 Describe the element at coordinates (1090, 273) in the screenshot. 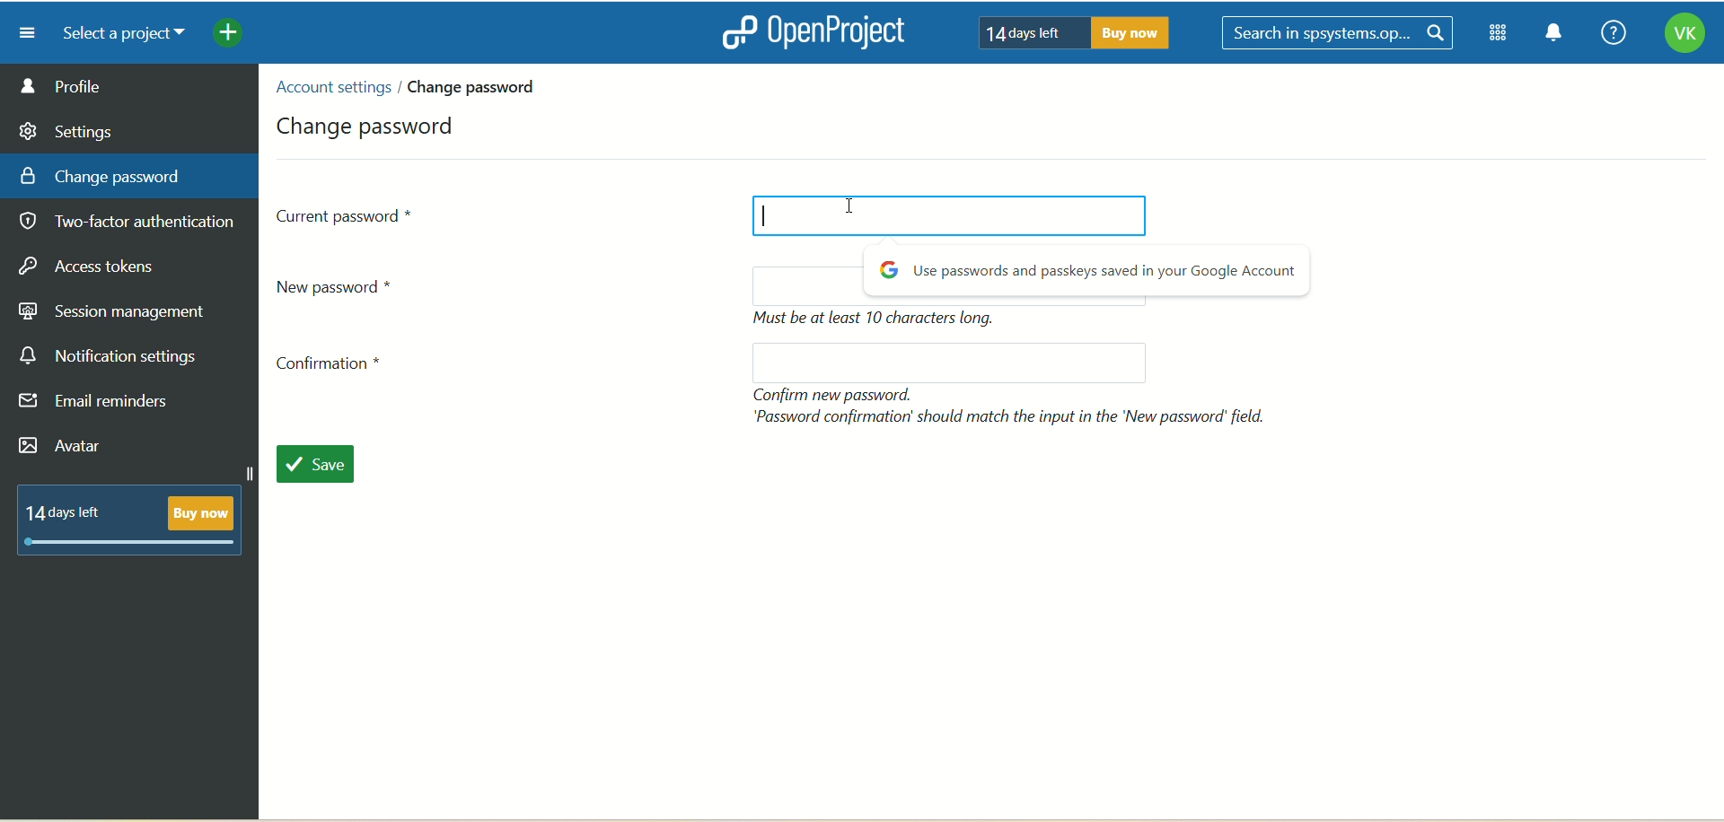

I see `text` at that location.